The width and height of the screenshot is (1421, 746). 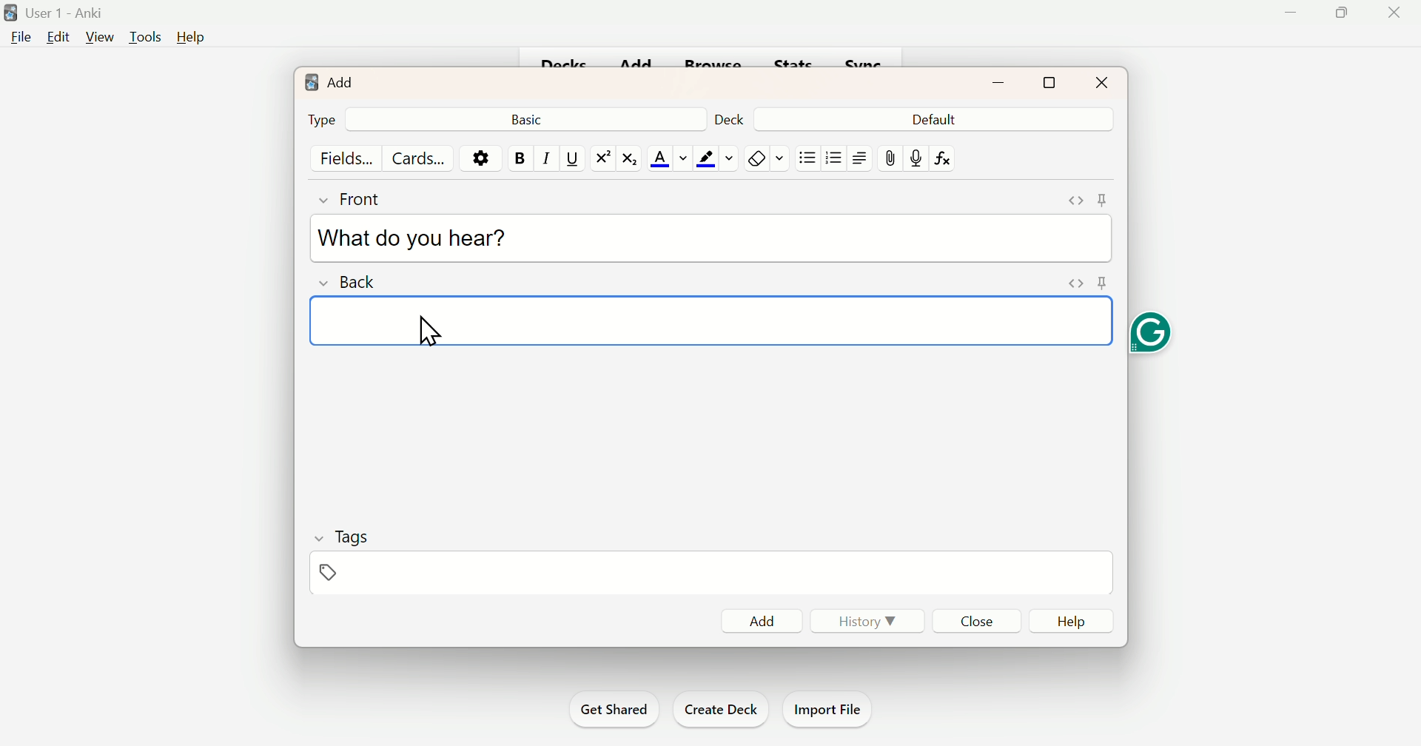 What do you see at coordinates (1102, 81) in the screenshot?
I see `Close` at bounding box center [1102, 81].